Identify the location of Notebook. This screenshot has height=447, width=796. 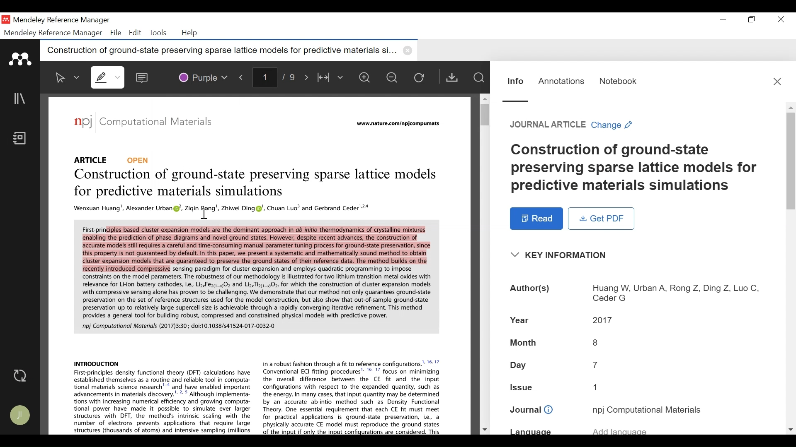
(622, 83).